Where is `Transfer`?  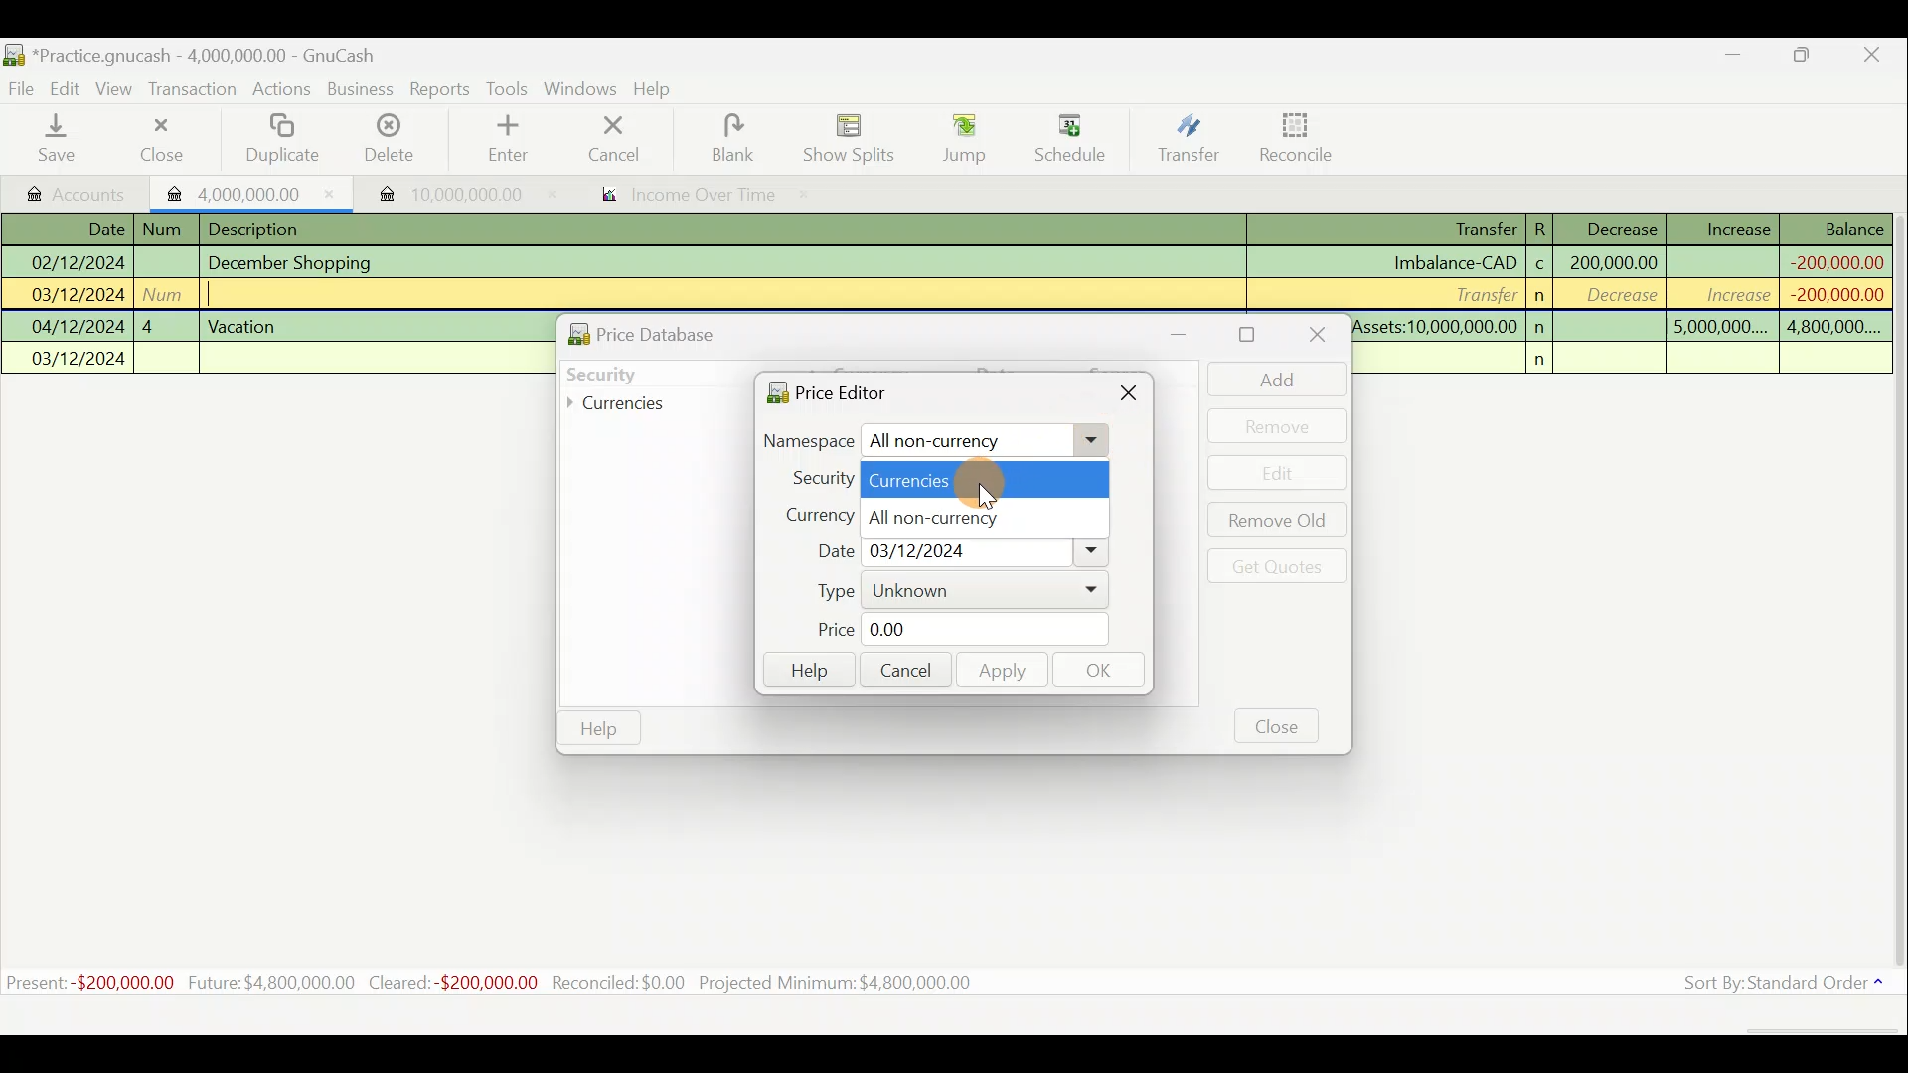
Transfer is located at coordinates (1185, 141).